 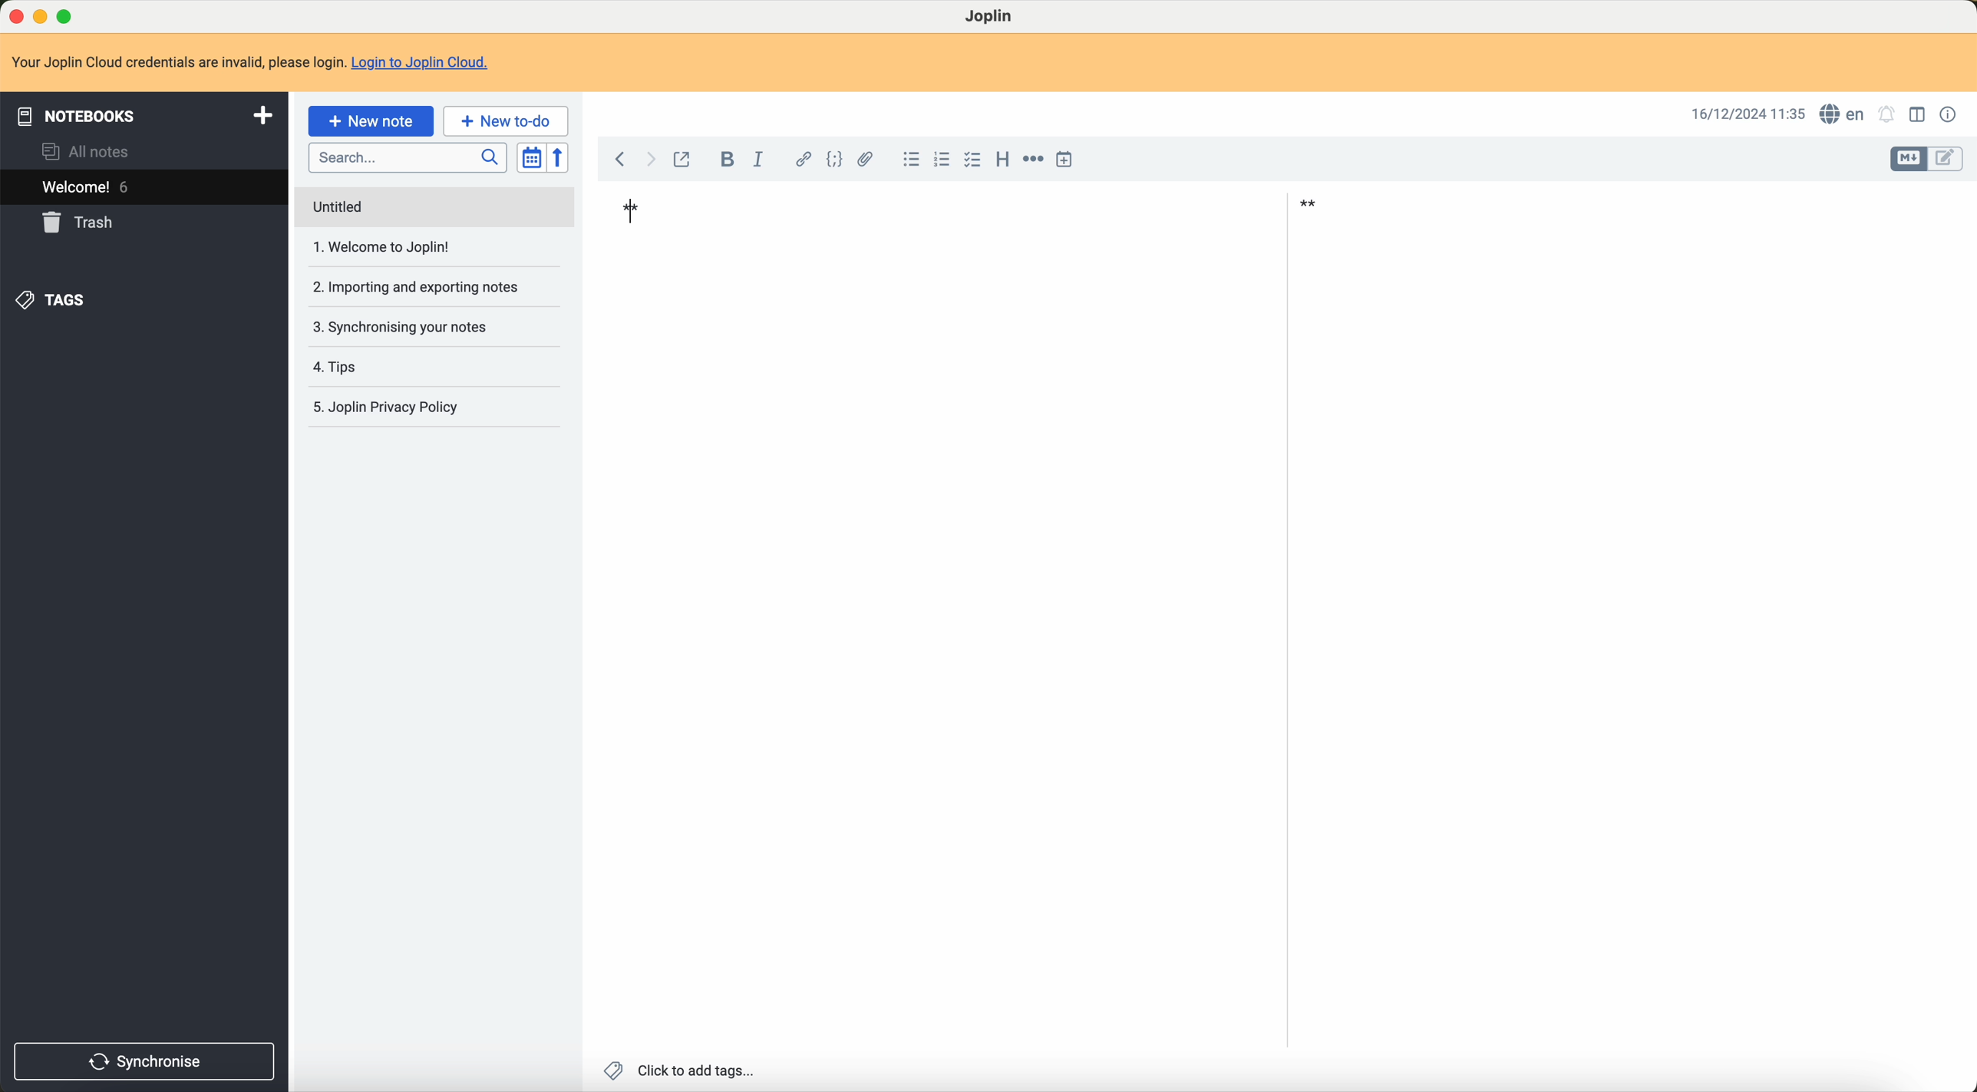 What do you see at coordinates (81, 223) in the screenshot?
I see `trash` at bounding box center [81, 223].